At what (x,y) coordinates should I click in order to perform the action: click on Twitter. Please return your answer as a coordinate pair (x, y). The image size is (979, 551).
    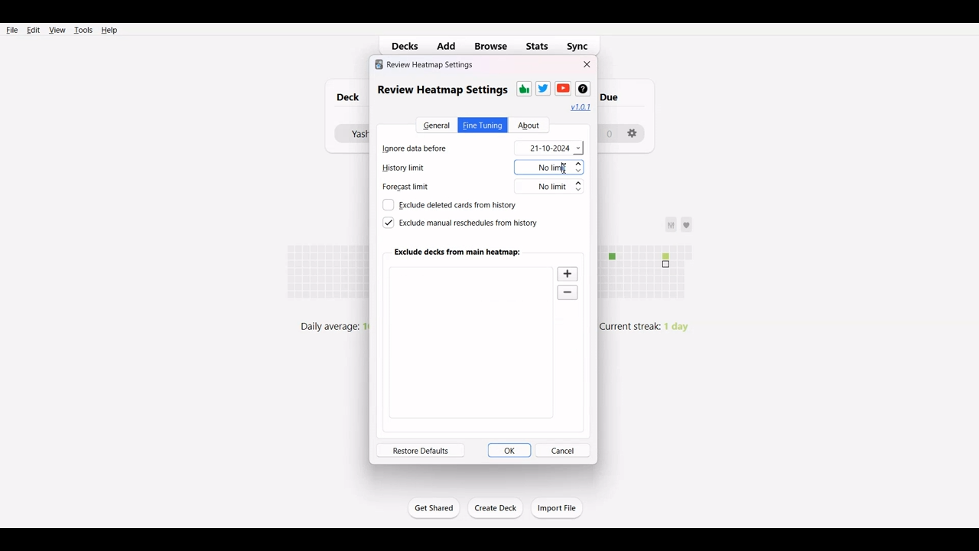
    Looking at the image, I should click on (543, 88).